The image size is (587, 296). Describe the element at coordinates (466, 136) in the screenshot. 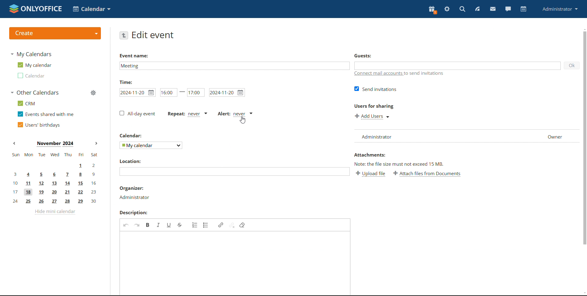

I see `list of users` at that location.